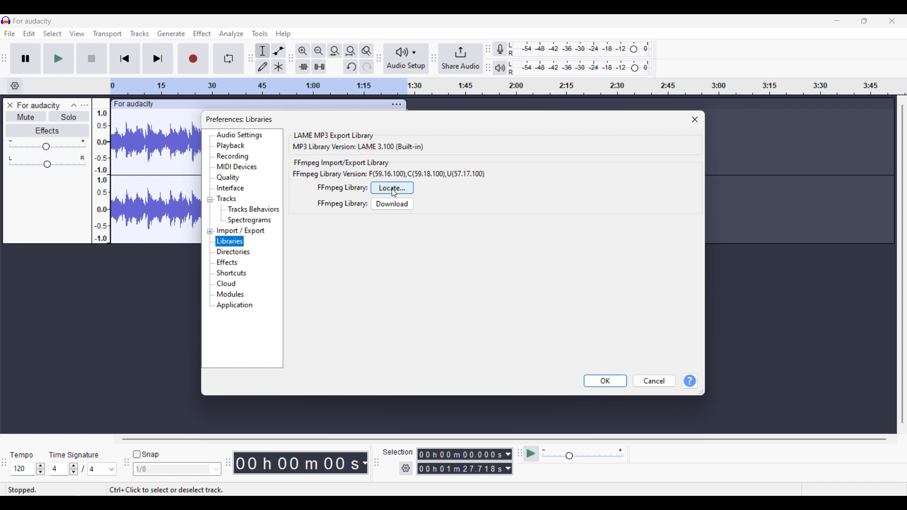 The image size is (907, 510). I want to click on OK, so click(605, 381).